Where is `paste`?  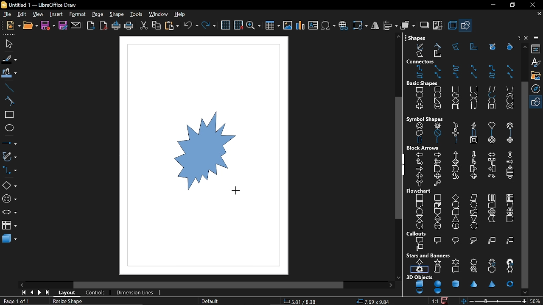 paste is located at coordinates (171, 25).